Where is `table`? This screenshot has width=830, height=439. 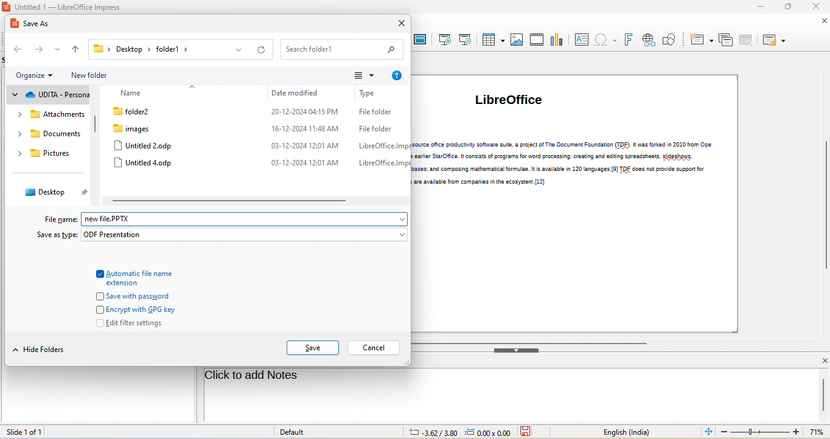
table is located at coordinates (492, 41).